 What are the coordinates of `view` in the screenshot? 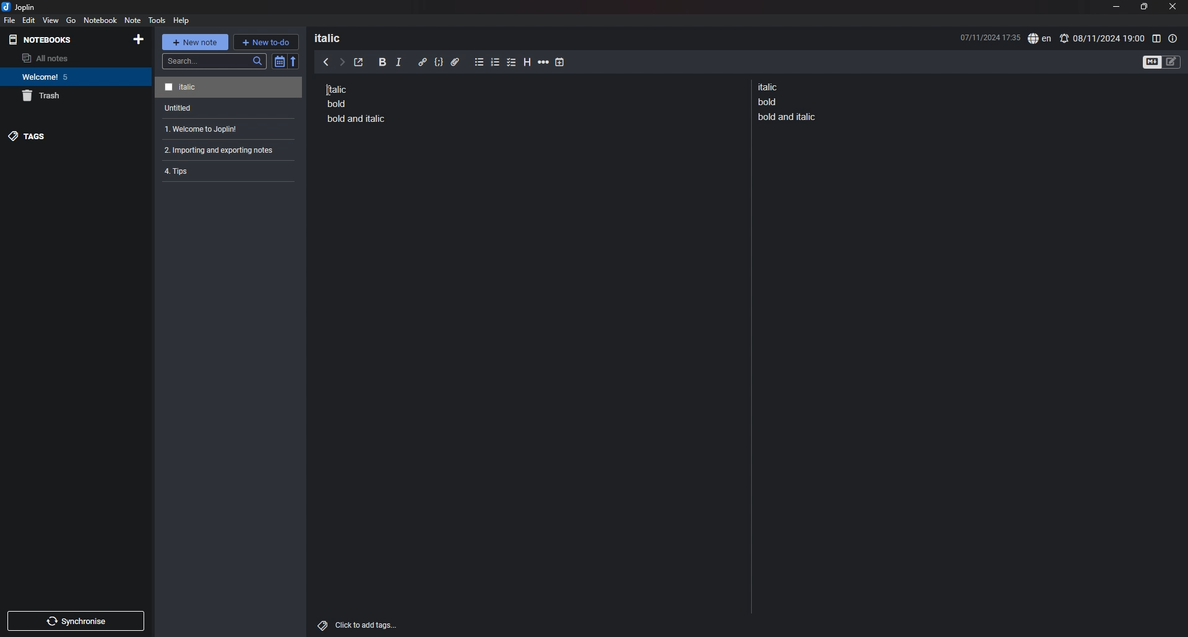 It's located at (51, 20).